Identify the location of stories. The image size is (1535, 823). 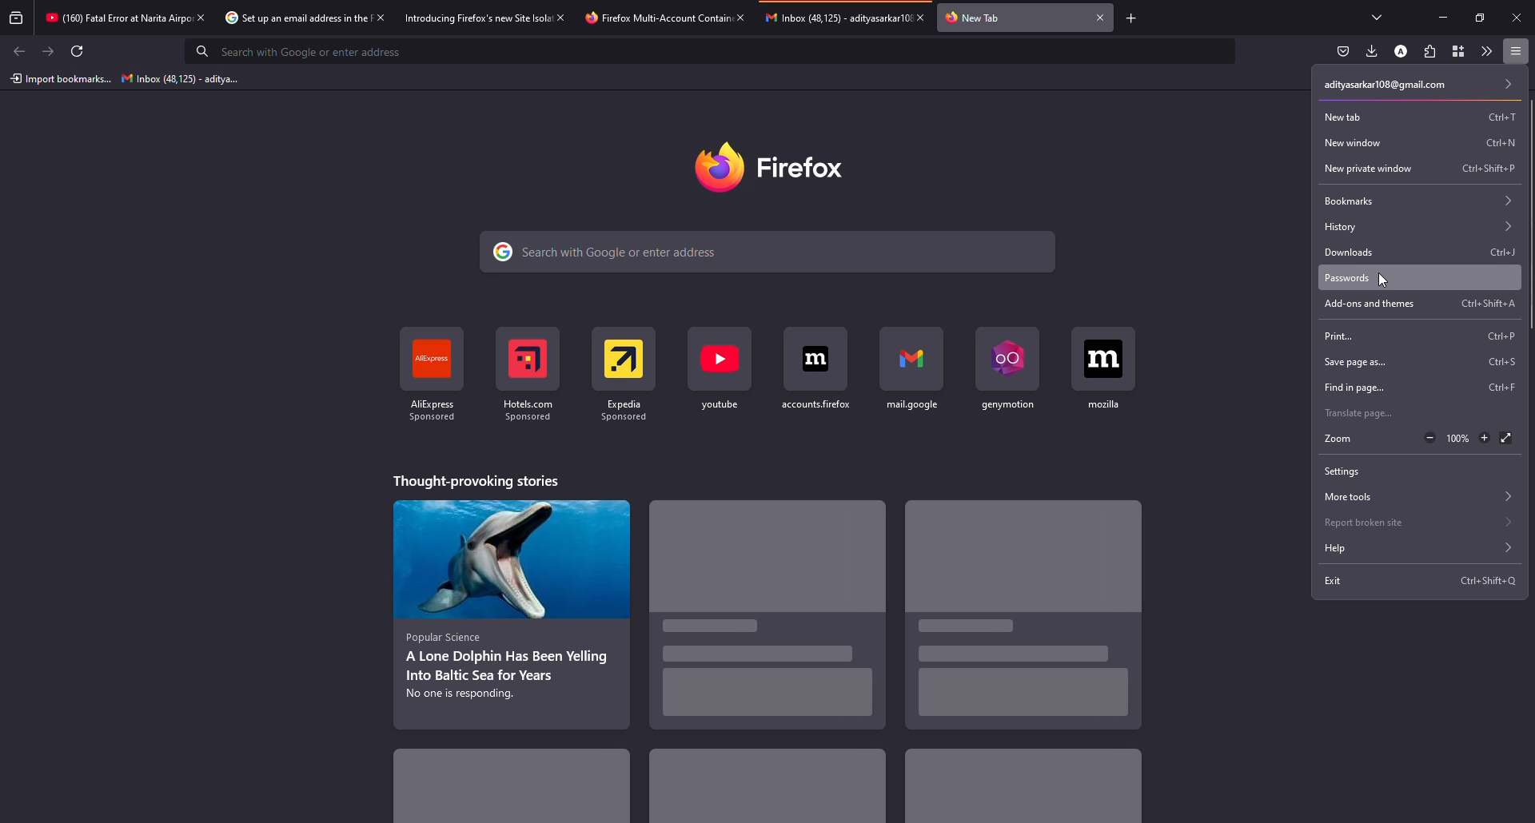
(1019, 795).